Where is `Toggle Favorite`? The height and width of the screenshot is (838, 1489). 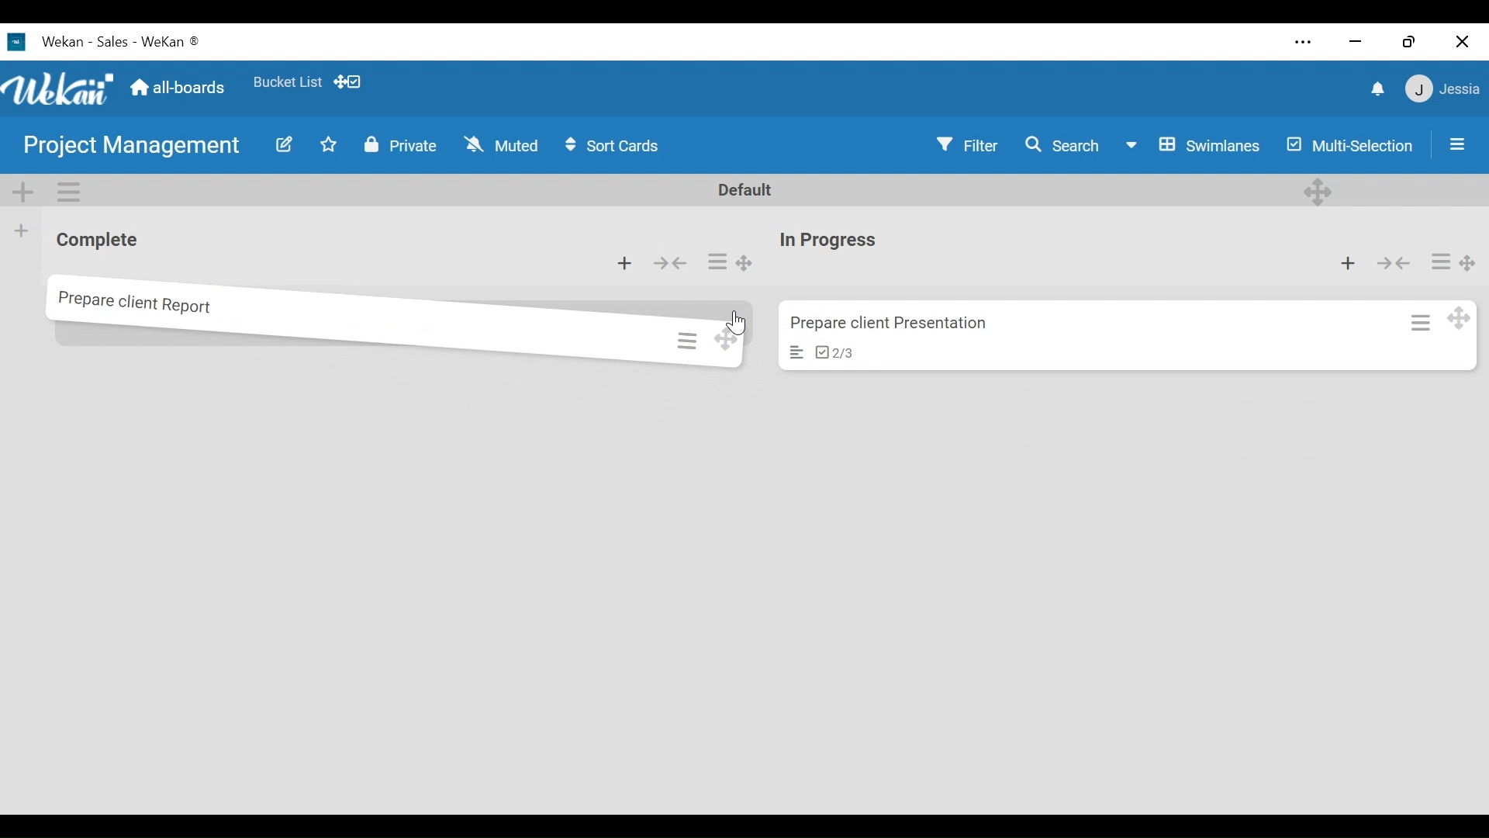 Toggle Favorite is located at coordinates (325, 146).